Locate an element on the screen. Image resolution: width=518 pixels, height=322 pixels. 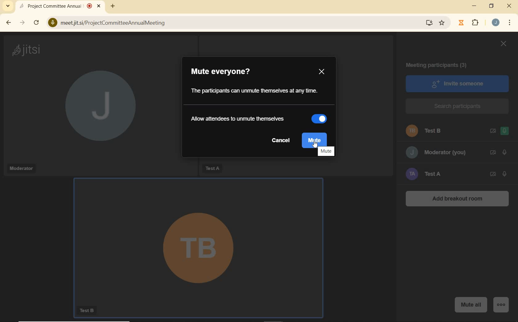
) meetjitsi/ProjectCommitteeAnnualMeeting is located at coordinates (234, 24).